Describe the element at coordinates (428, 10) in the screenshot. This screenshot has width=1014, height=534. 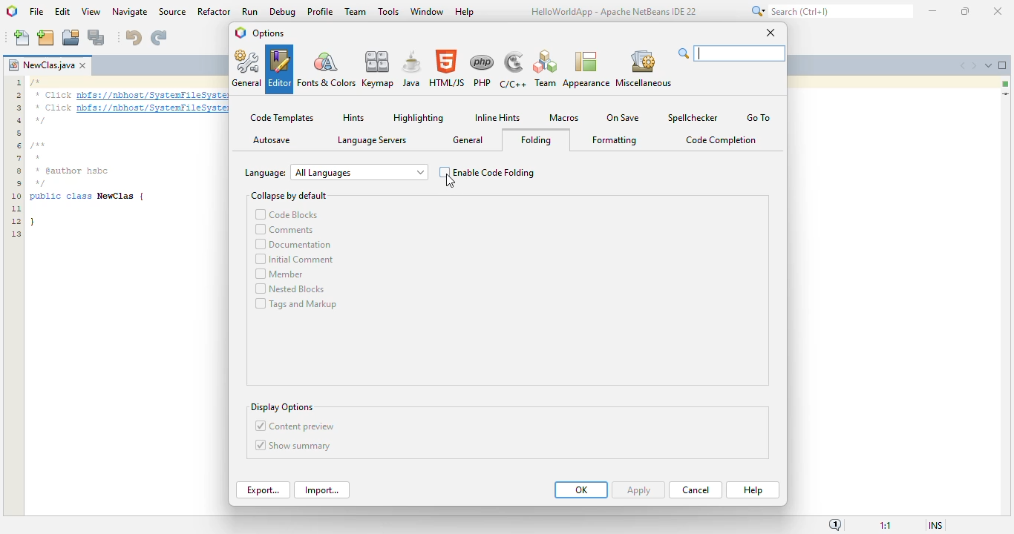
I see `window` at that location.